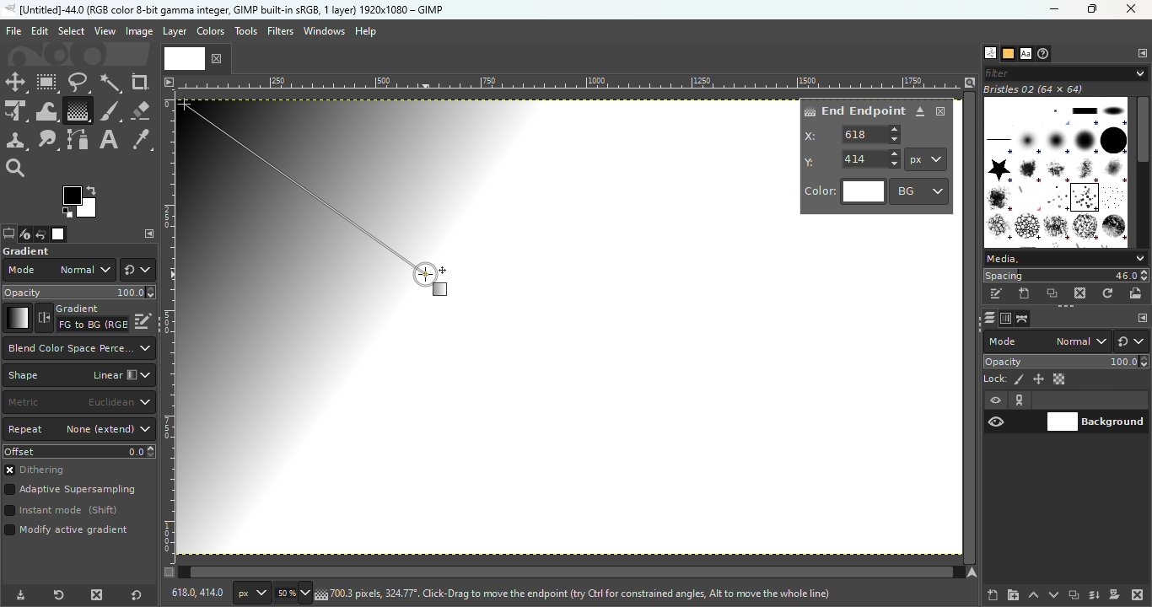  What do you see at coordinates (1014, 411) in the screenshot?
I see `View/Hide` at bounding box center [1014, 411].